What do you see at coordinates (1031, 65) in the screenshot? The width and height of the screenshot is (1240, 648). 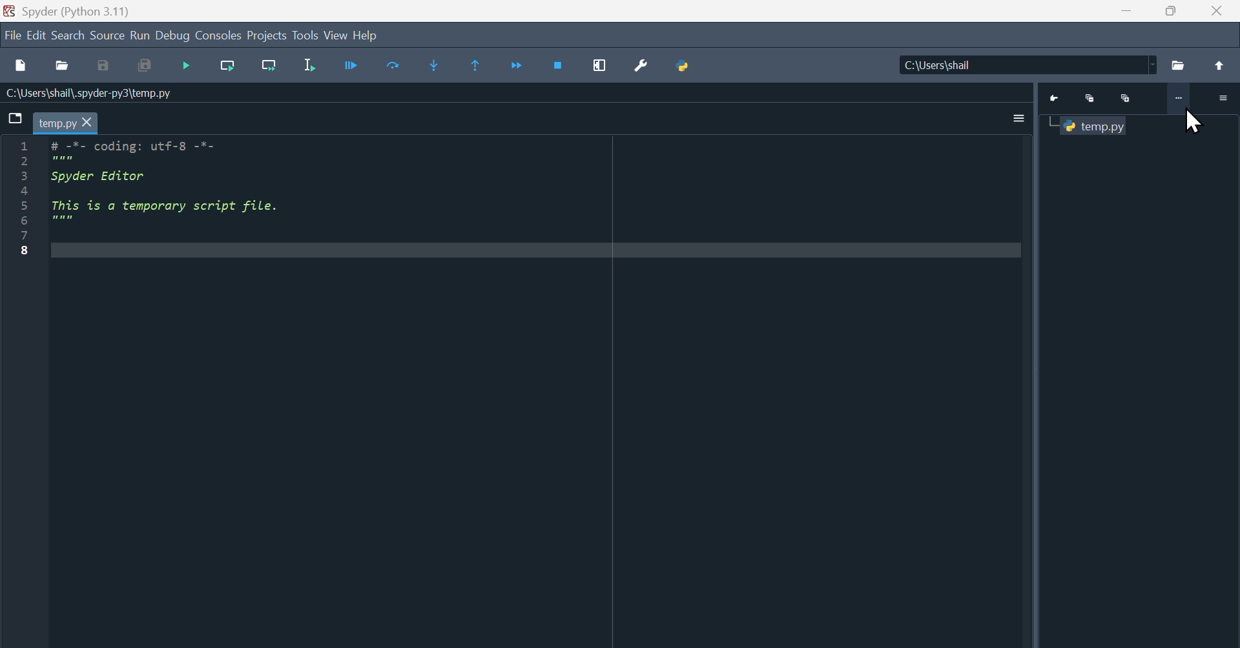 I see `Location of the file` at bounding box center [1031, 65].